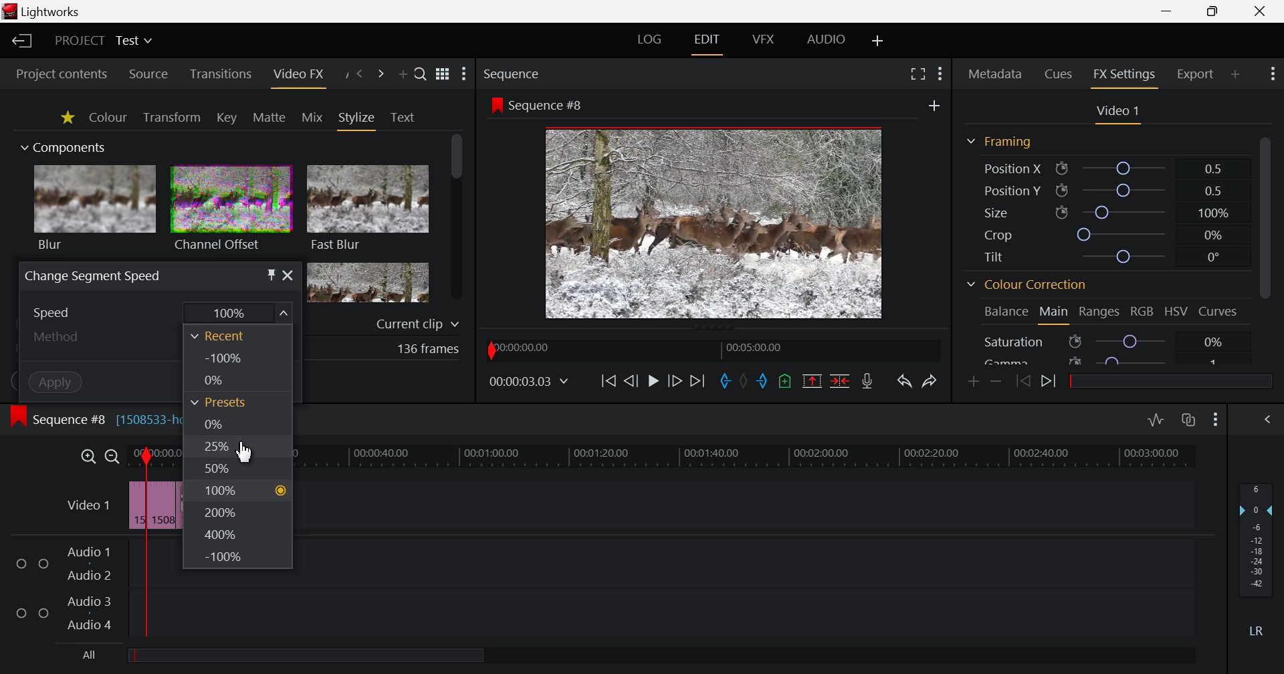  Describe the element at coordinates (368, 210) in the screenshot. I see `Fast Blur` at that location.